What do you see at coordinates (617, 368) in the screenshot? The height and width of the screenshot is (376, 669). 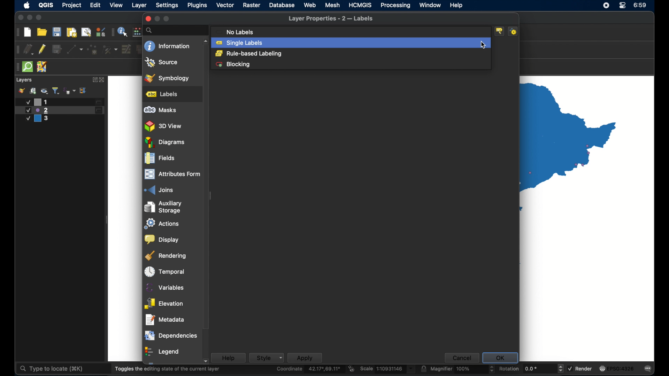 I see `current crs` at bounding box center [617, 368].